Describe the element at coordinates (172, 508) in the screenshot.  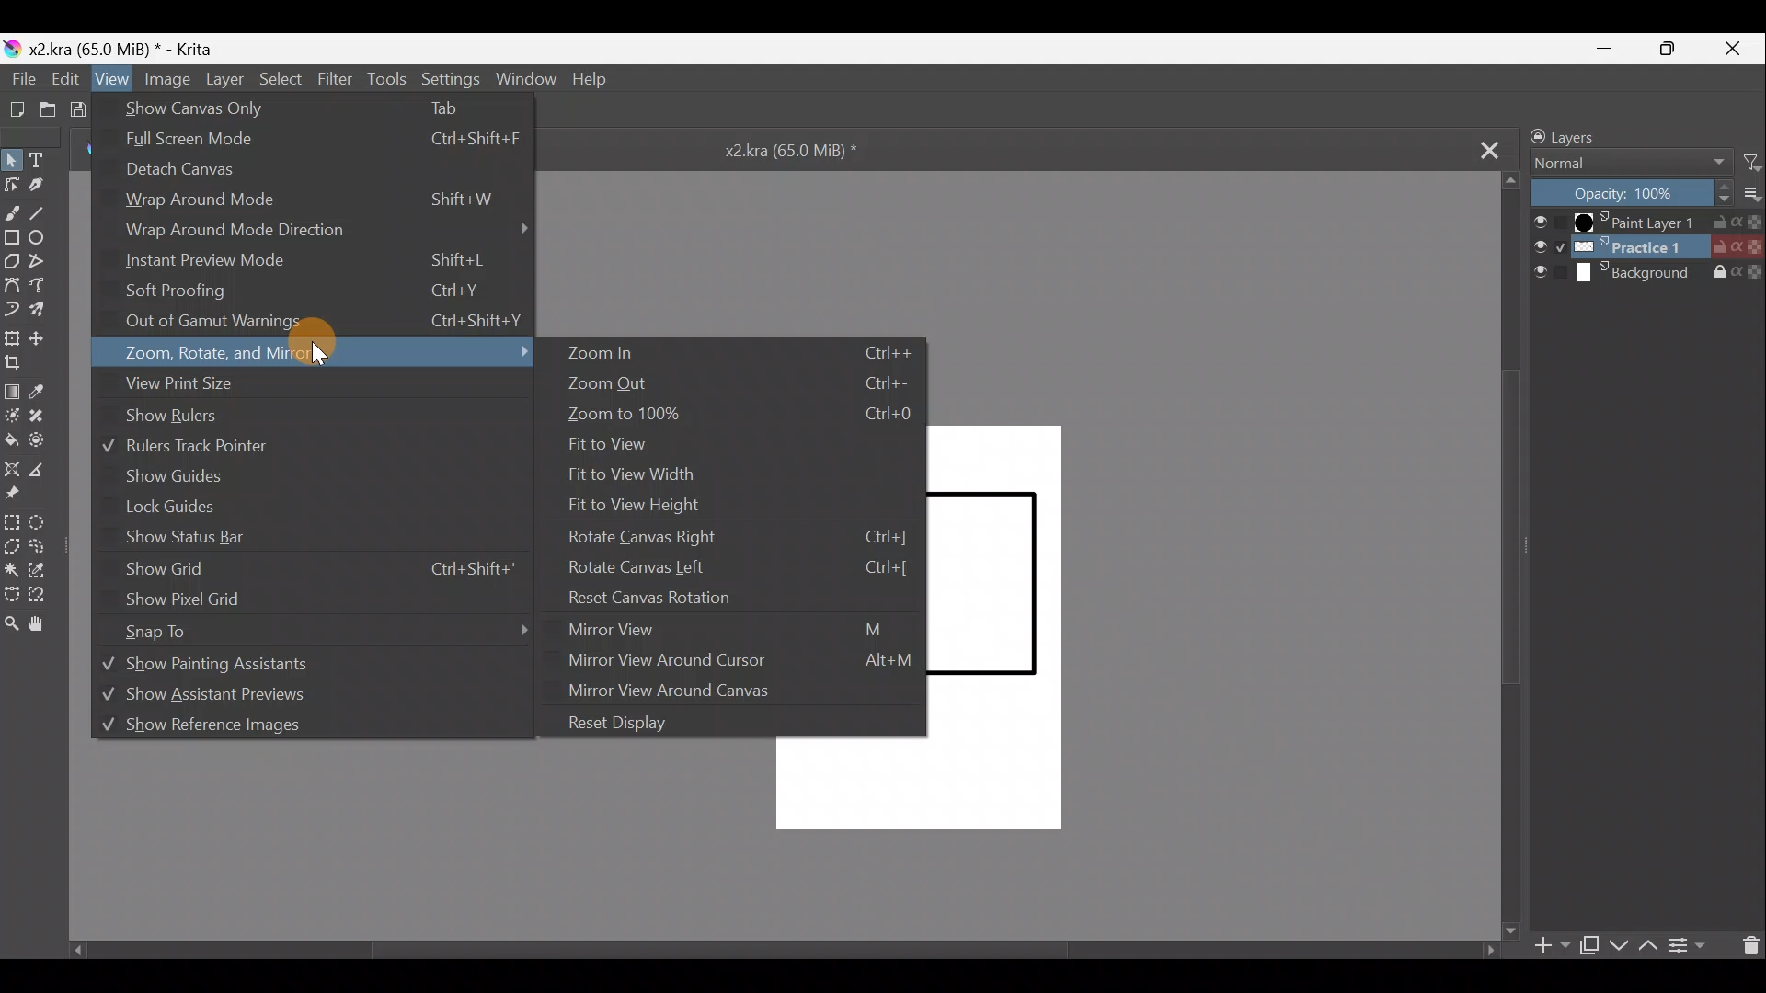
I see `Lock guides` at that location.